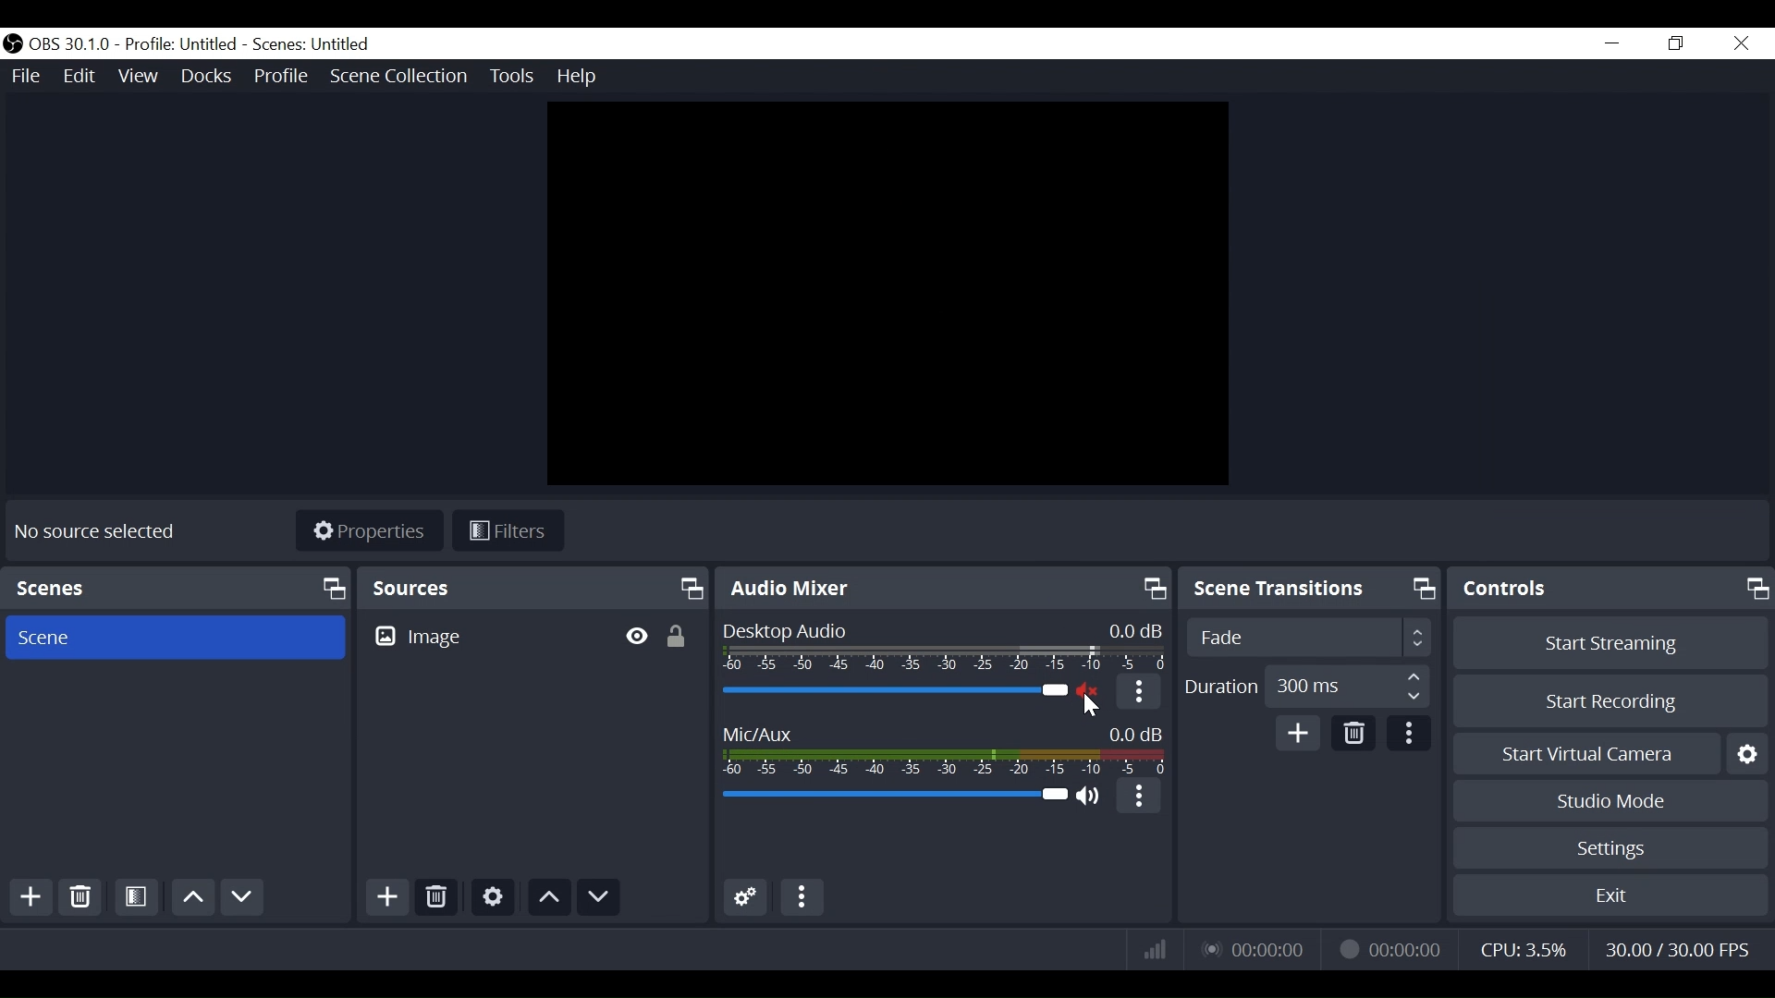 The height and width of the screenshot is (998, 1775). I want to click on Scene Collection, so click(401, 77).